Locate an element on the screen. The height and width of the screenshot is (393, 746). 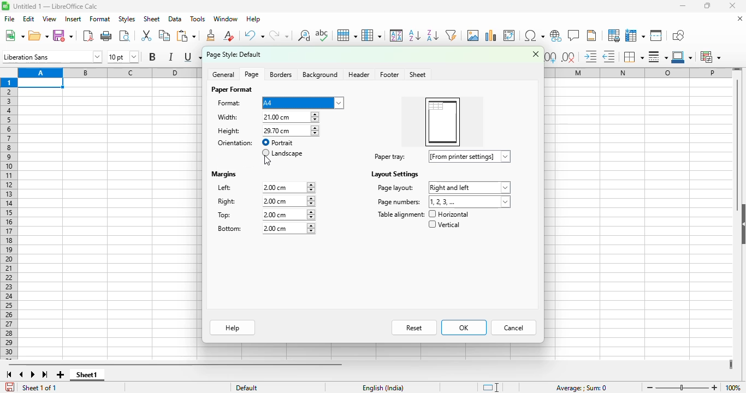
font name is located at coordinates (52, 56).